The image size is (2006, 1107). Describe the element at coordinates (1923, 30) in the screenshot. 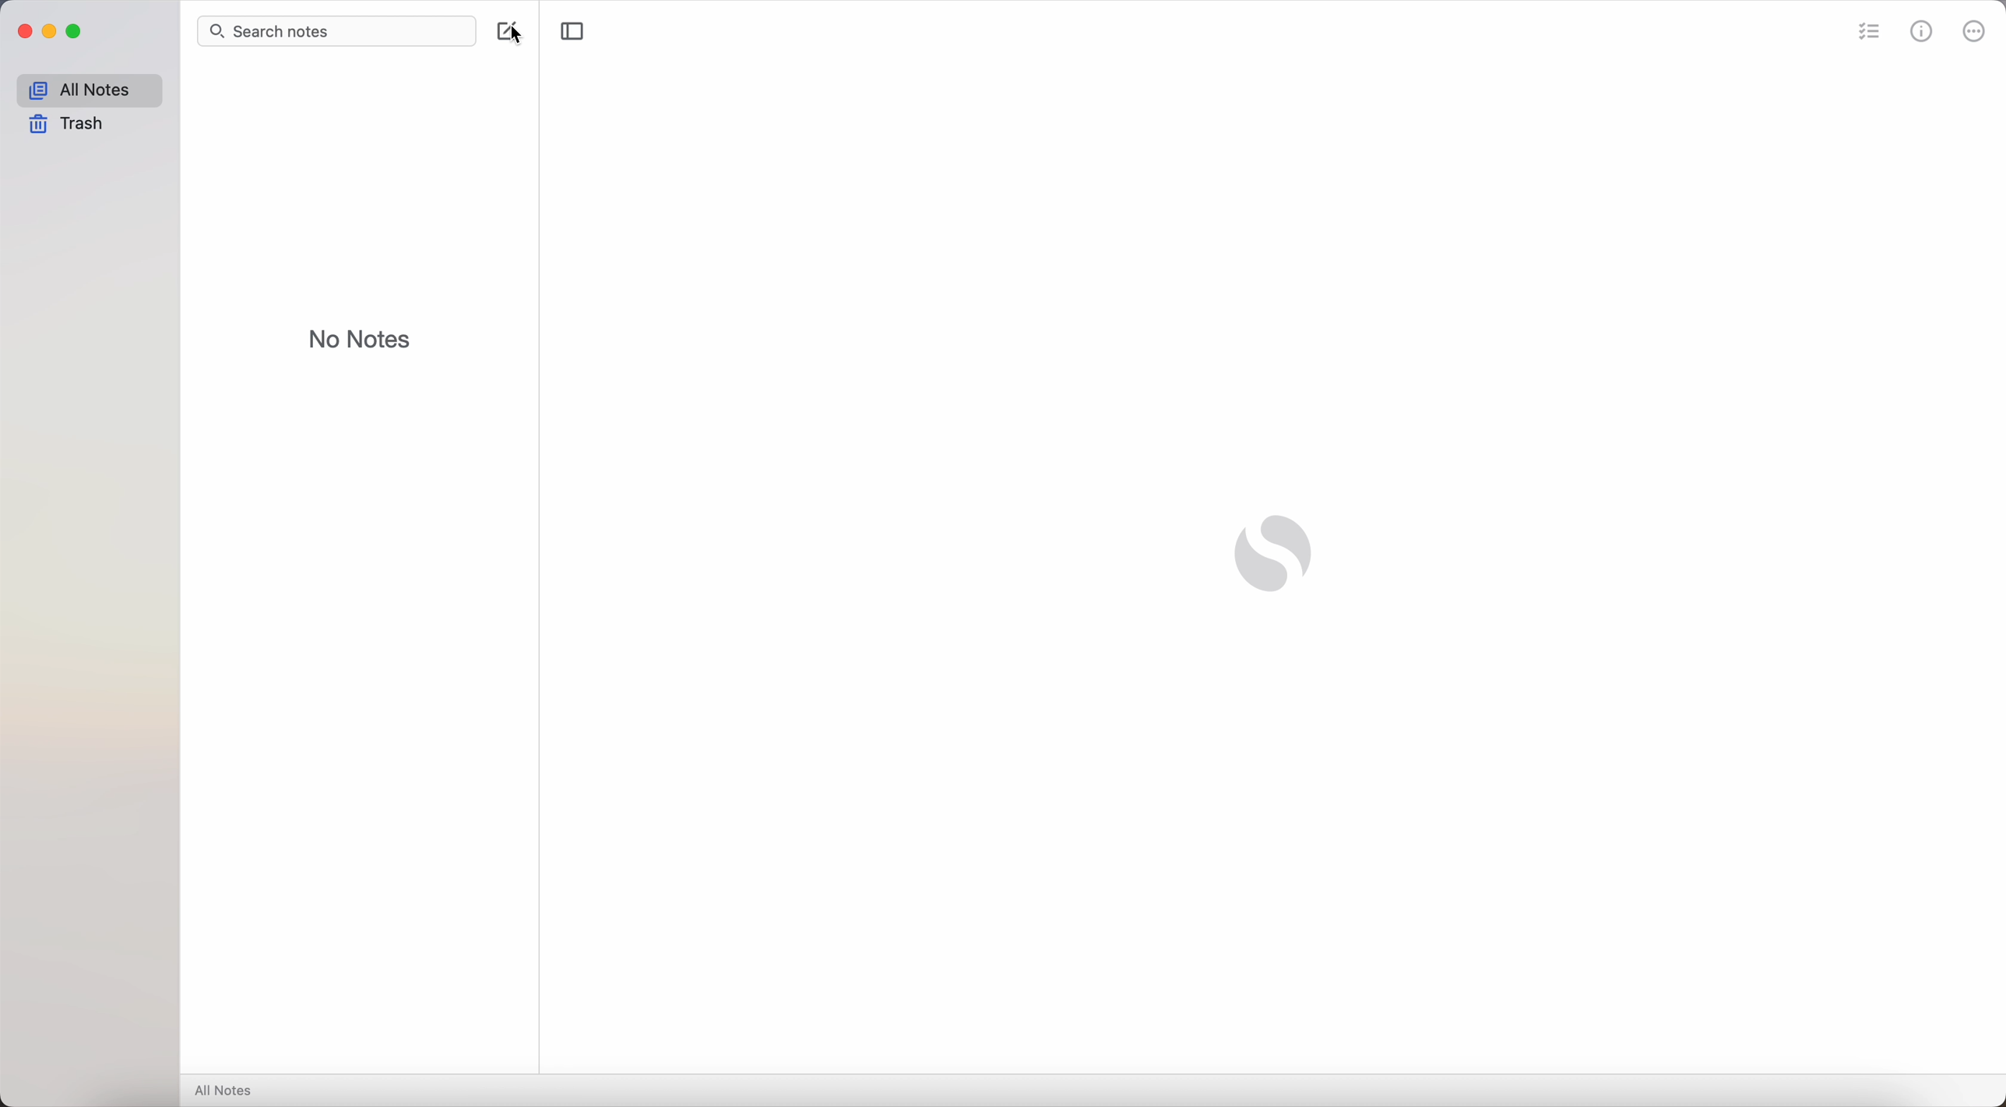

I see `metrics` at that location.